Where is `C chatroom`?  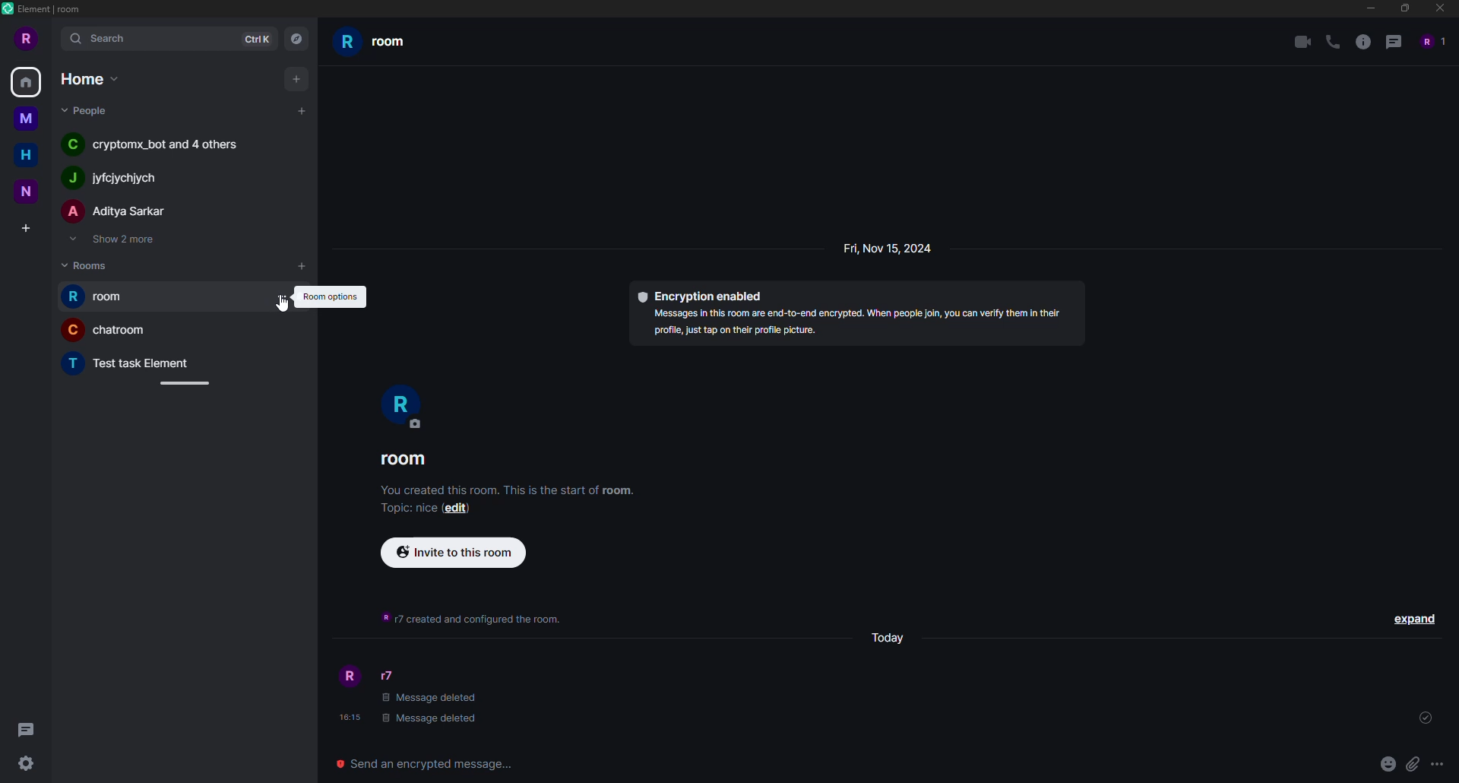
C chatroom is located at coordinates (102, 331).